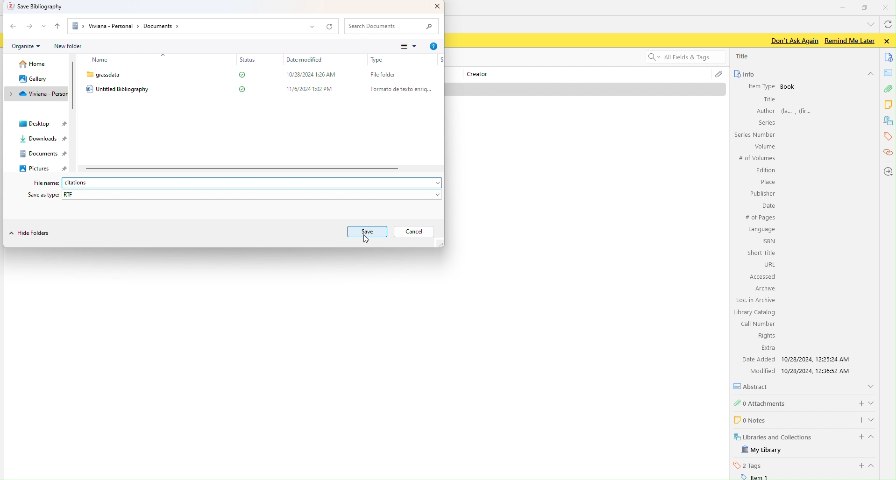  What do you see at coordinates (875, 438) in the screenshot?
I see `hide` at bounding box center [875, 438].